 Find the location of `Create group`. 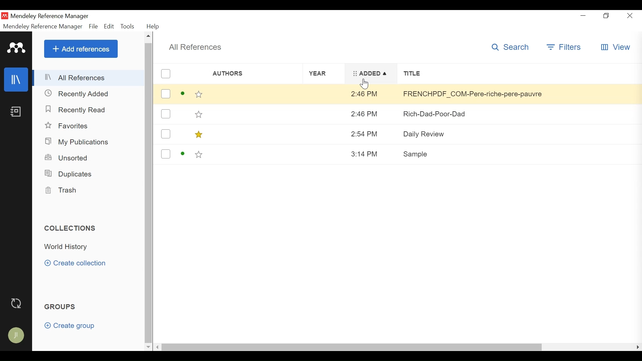

Create group is located at coordinates (73, 327).